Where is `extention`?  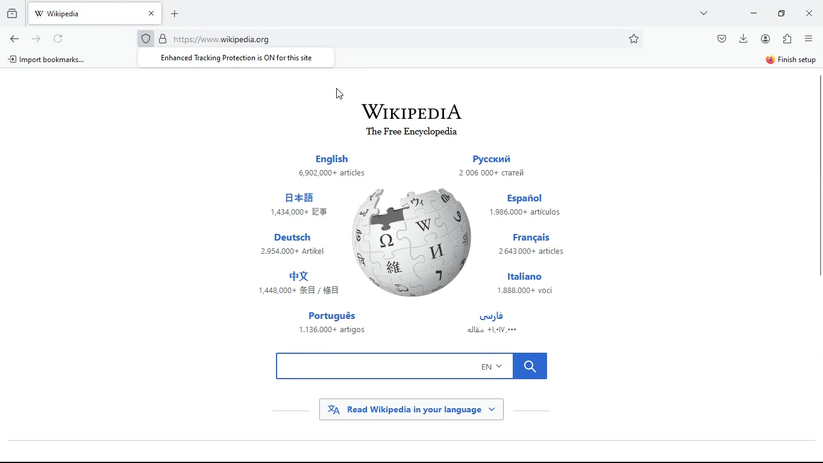 extention is located at coordinates (788, 39).